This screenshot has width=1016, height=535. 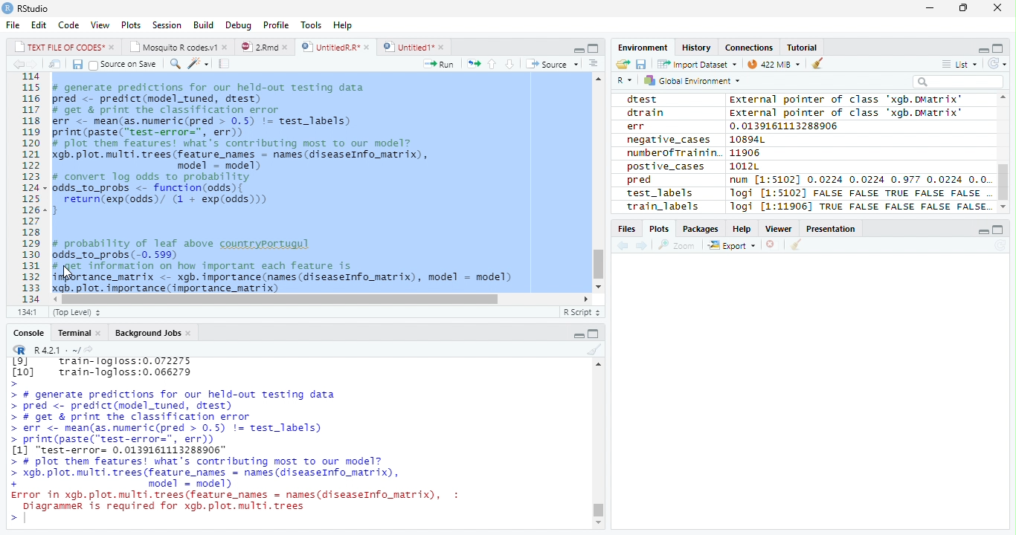 I want to click on  Untitled1* , so click(x=414, y=46).